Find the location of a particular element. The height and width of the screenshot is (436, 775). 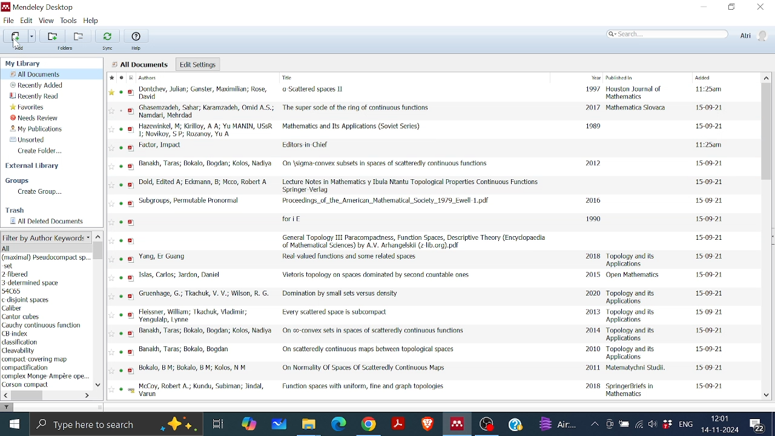

Move down in filter by author keywords is located at coordinates (96, 385).